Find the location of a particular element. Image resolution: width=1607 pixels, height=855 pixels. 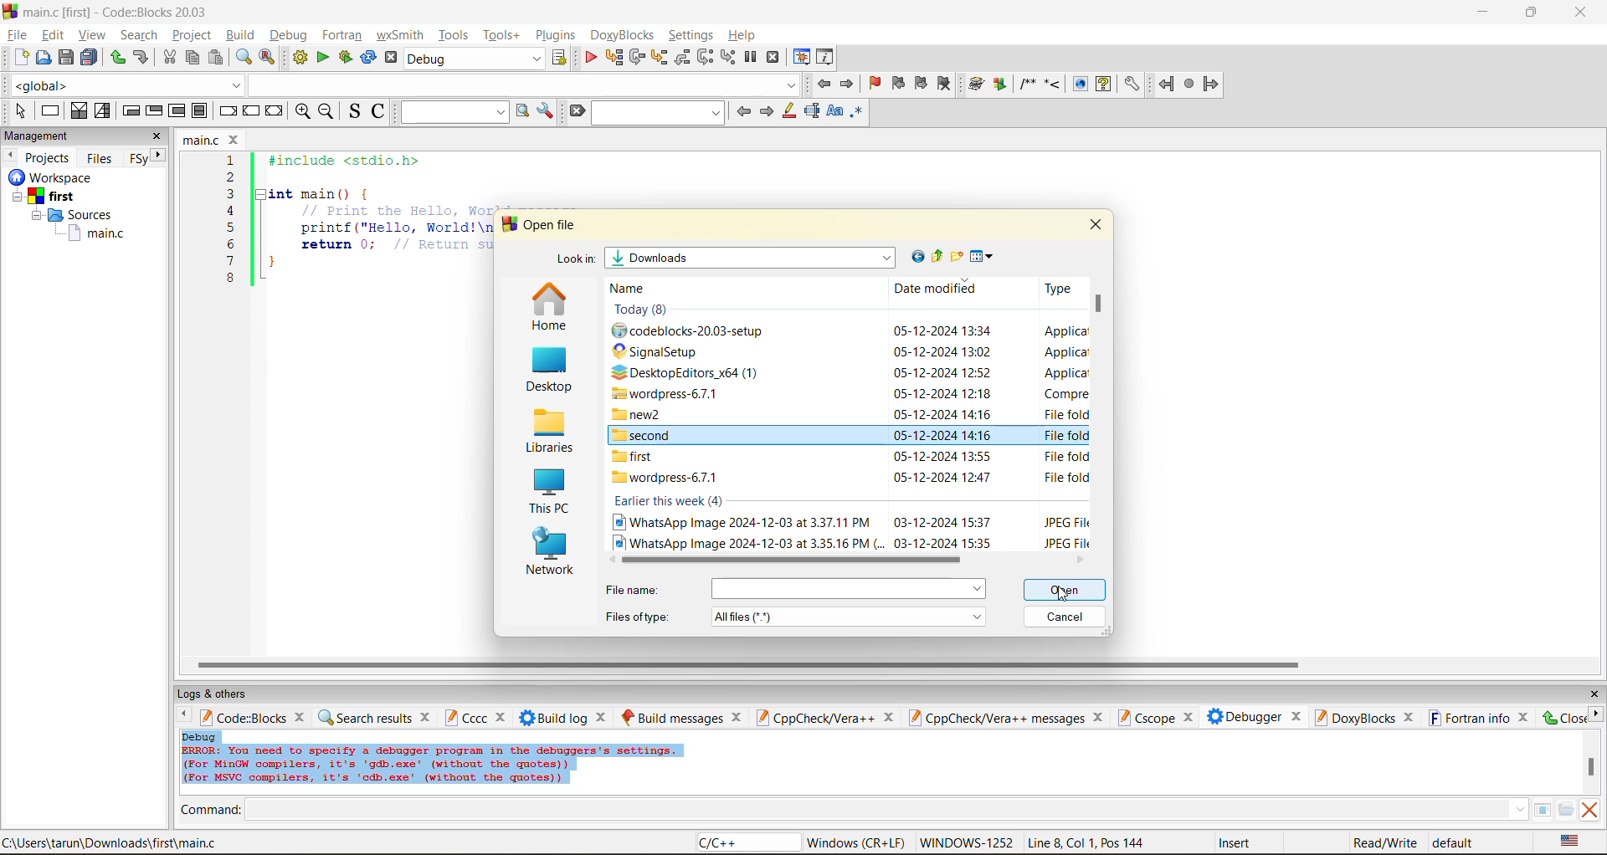

7 is located at coordinates (230, 261).